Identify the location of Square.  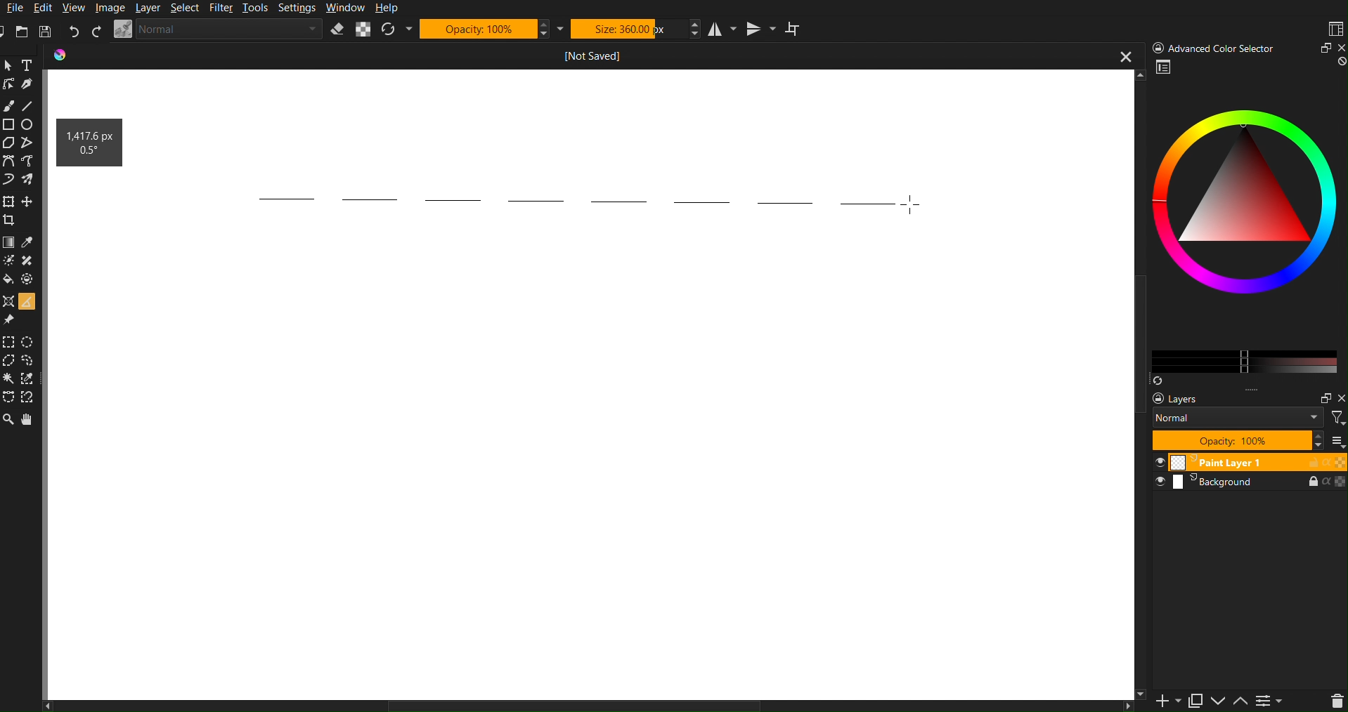
(9, 124).